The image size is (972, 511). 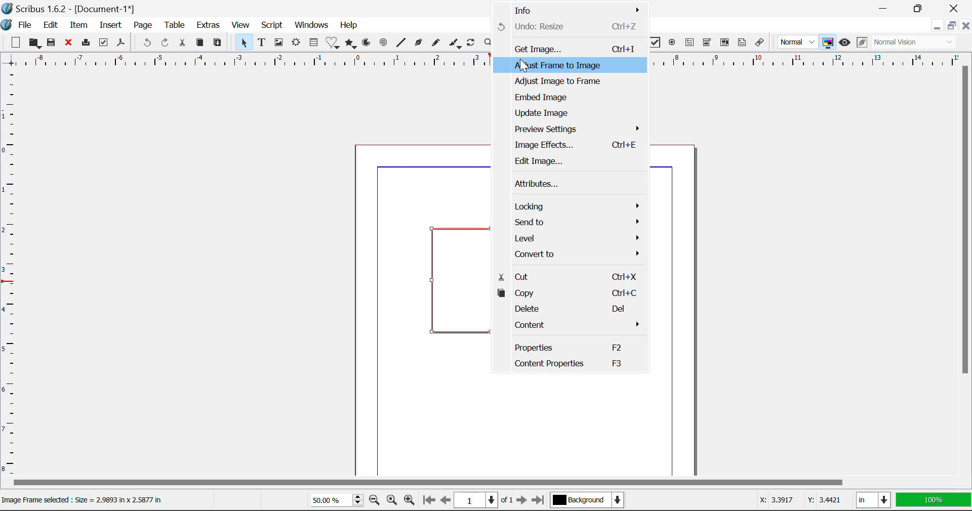 I want to click on Send to, so click(x=574, y=222).